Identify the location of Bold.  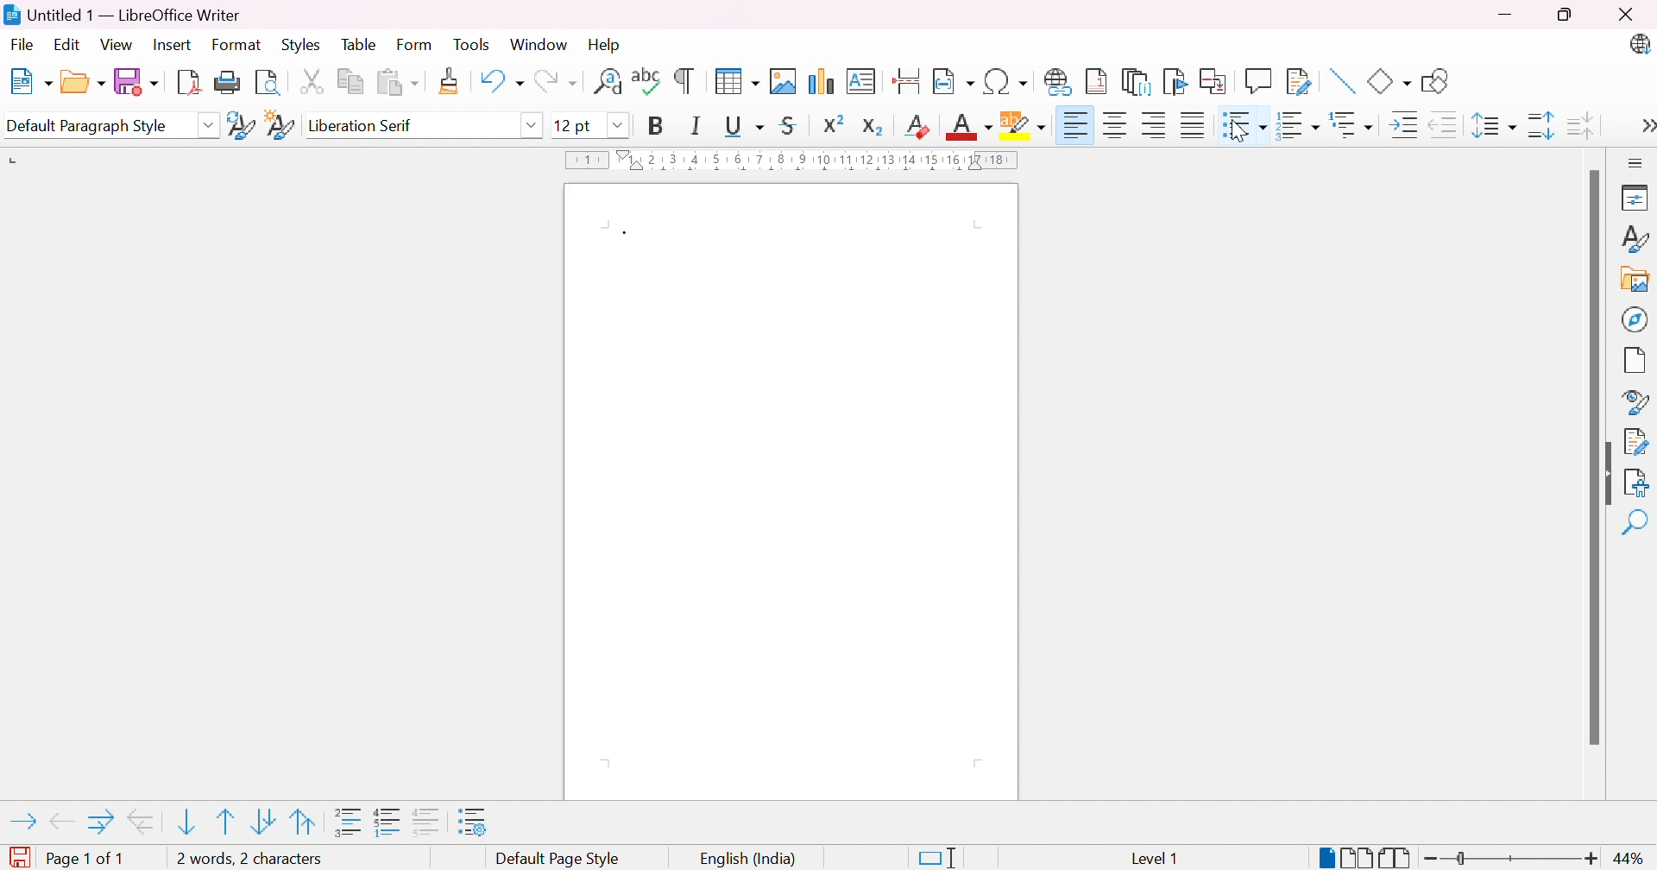
(660, 128).